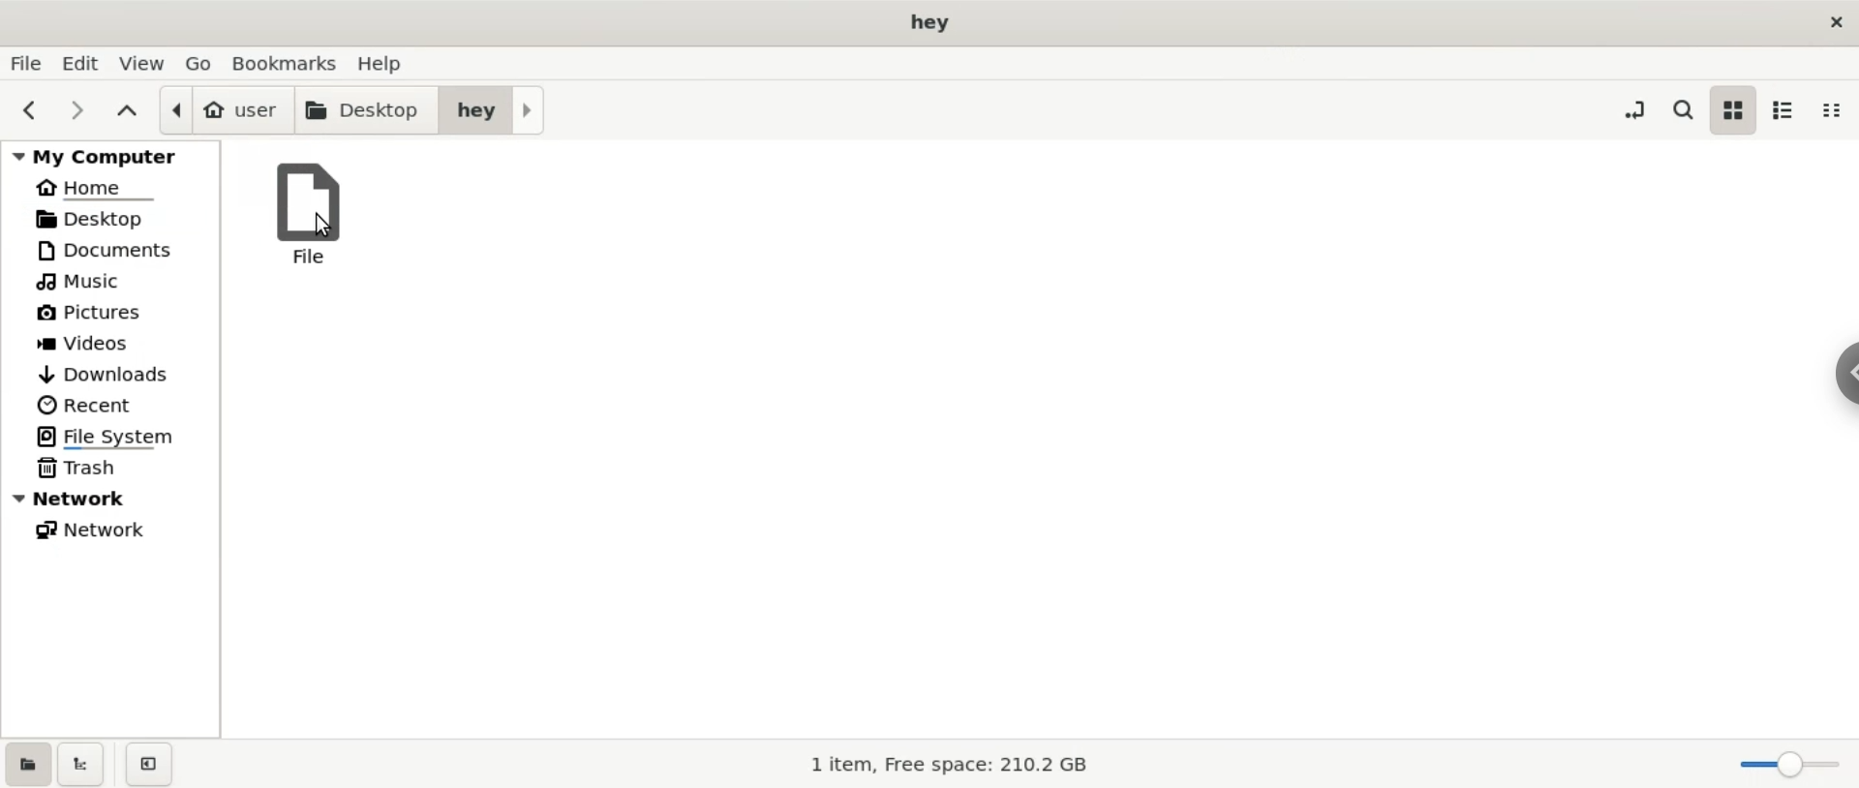  I want to click on trash, so click(111, 469).